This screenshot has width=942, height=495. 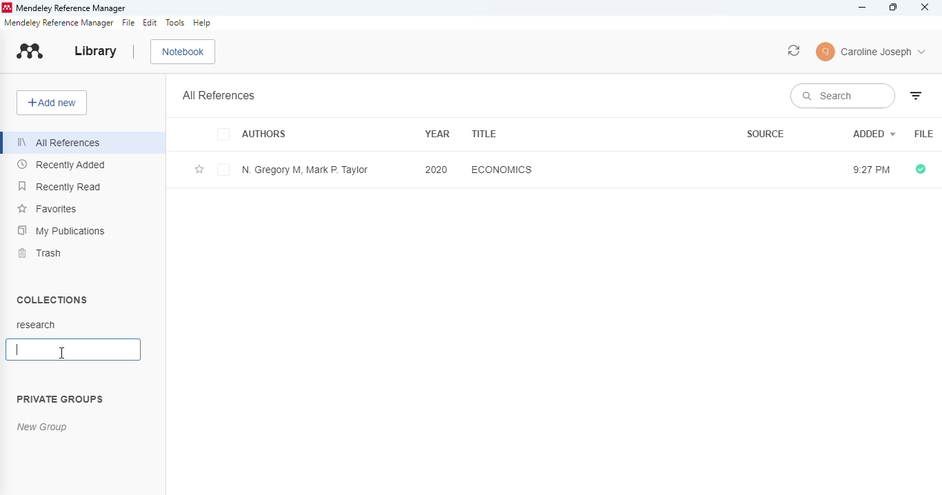 What do you see at coordinates (921, 170) in the screenshot?
I see `all files downloaded` at bounding box center [921, 170].